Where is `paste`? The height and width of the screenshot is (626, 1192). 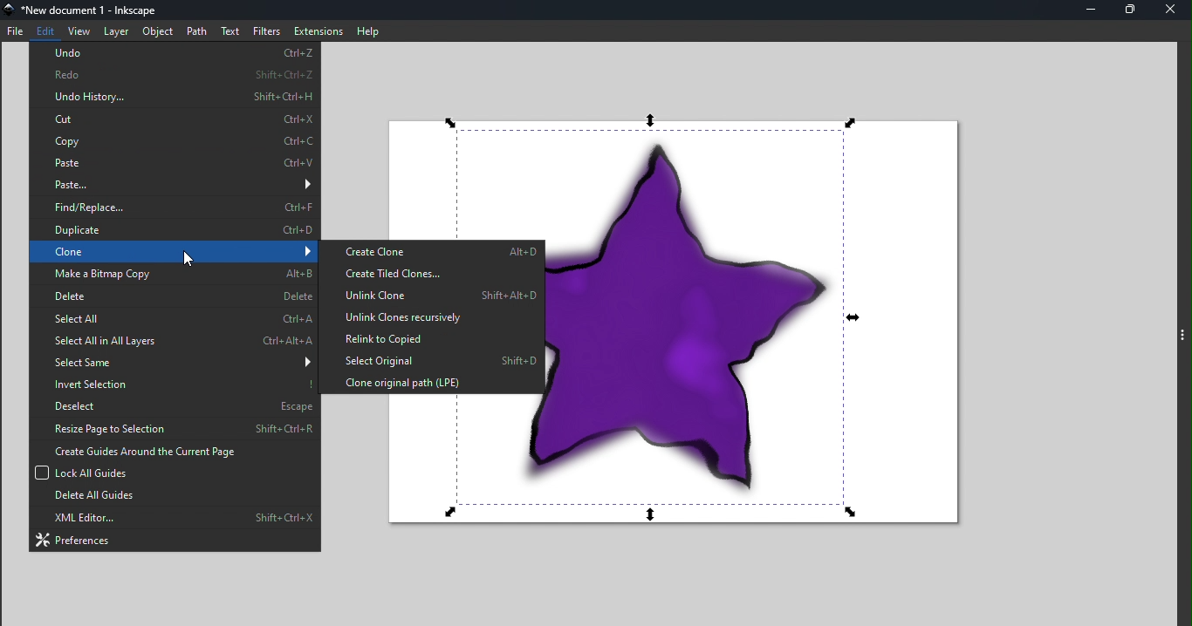
paste is located at coordinates (175, 184).